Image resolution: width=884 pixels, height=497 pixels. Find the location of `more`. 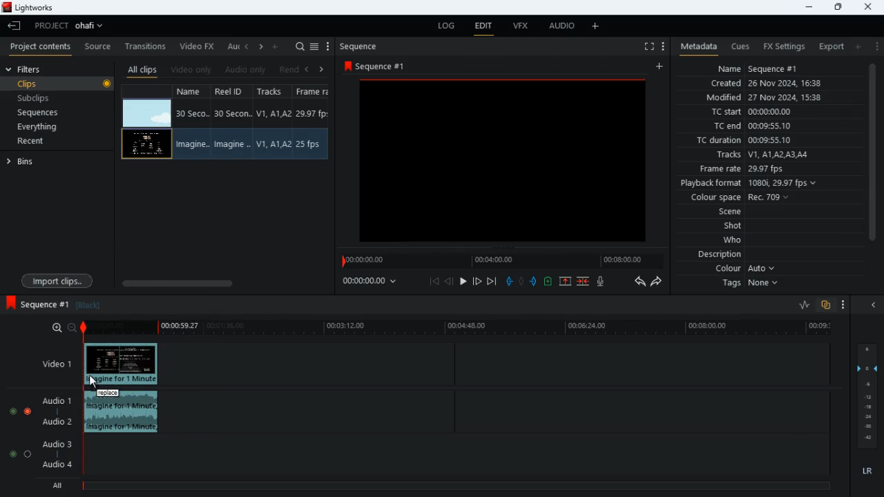

more is located at coordinates (875, 46).